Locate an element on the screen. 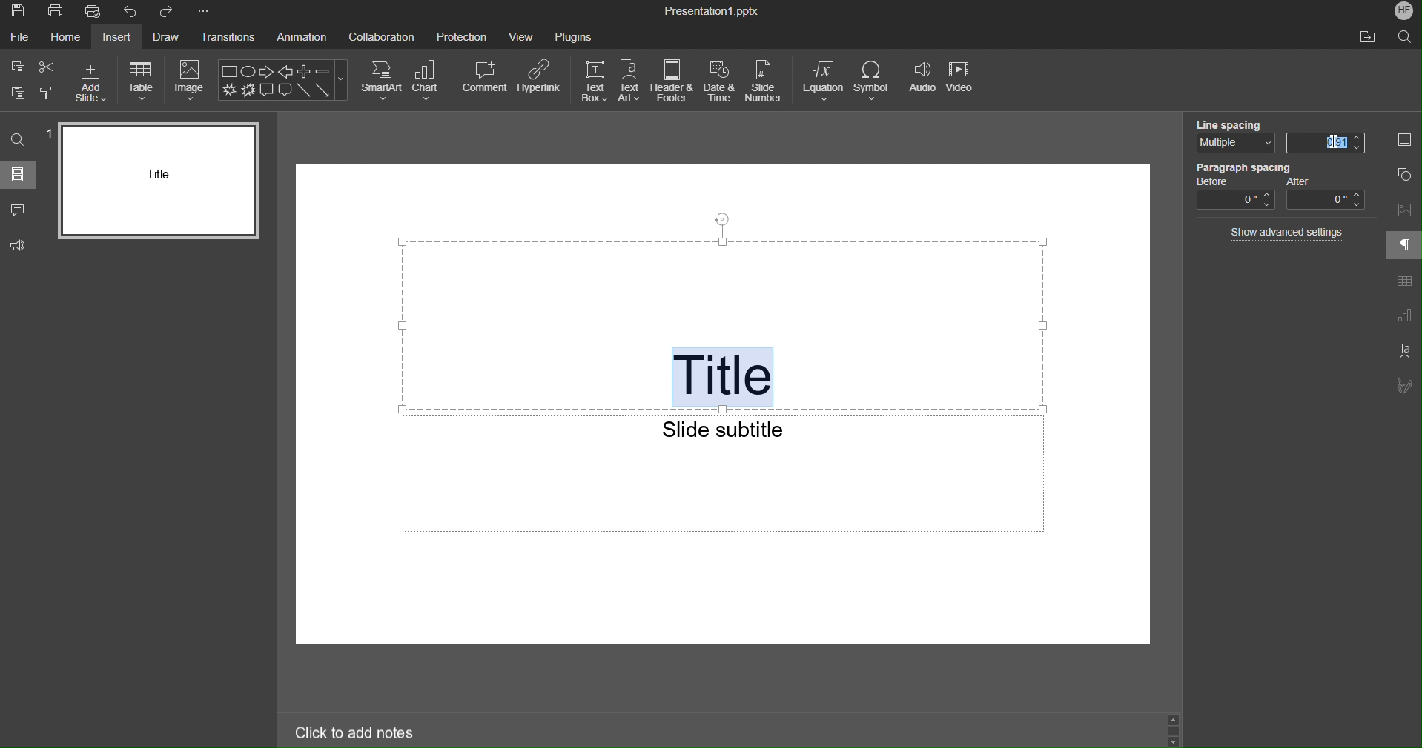  Table is located at coordinates (1403, 282).